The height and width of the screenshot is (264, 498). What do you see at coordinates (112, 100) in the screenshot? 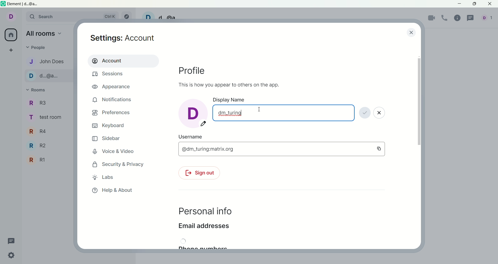
I see `notifications` at bounding box center [112, 100].